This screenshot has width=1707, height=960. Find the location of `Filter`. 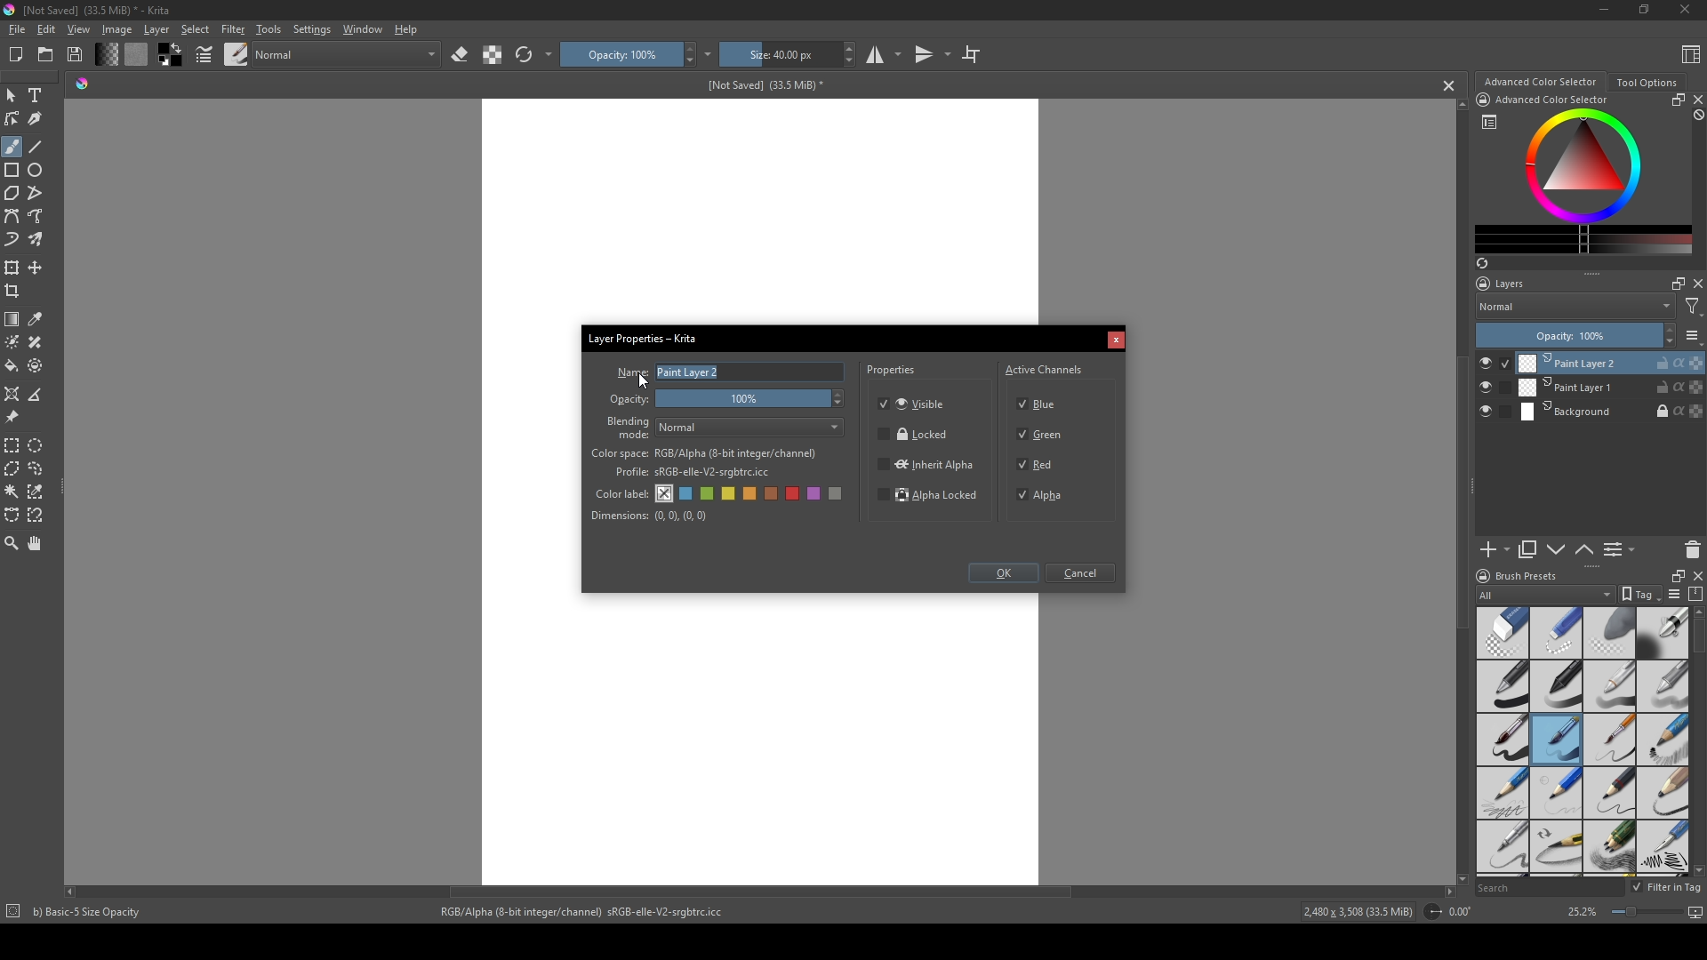

Filter is located at coordinates (232, 29).